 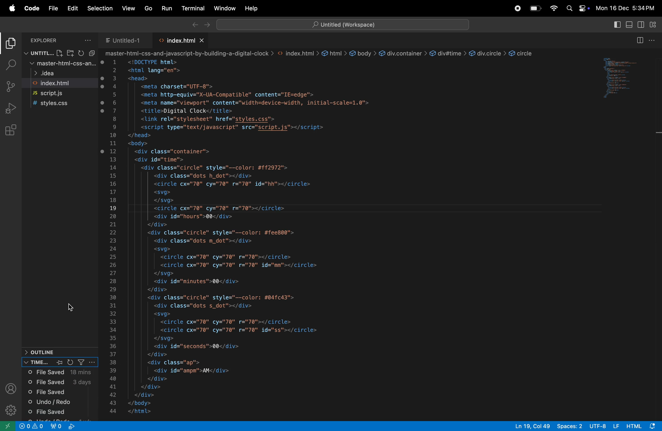 What do you see at coordinates (70, 53) in the screenshot?
I see `Add Folder` at bounding box center [70, 53].